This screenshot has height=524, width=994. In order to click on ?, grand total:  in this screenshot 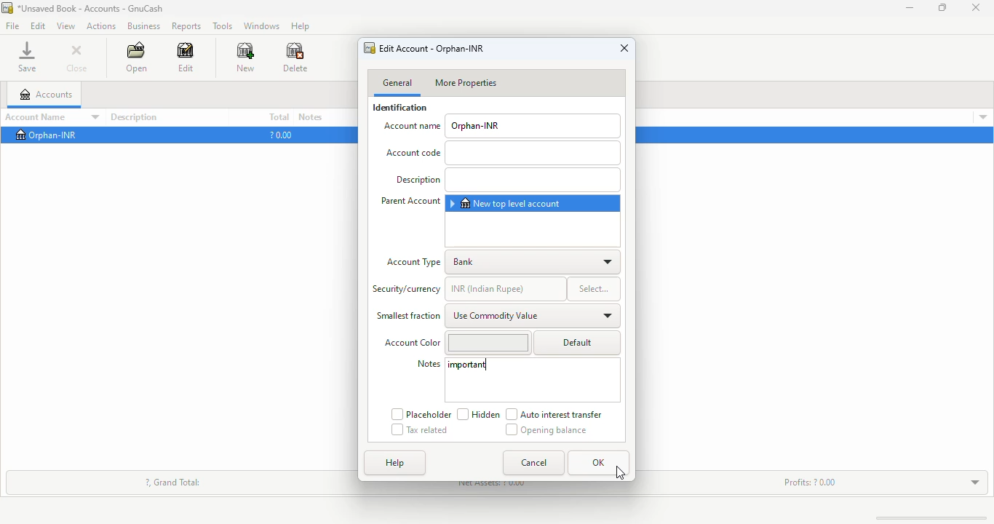, I will do `click(173, 483)`.